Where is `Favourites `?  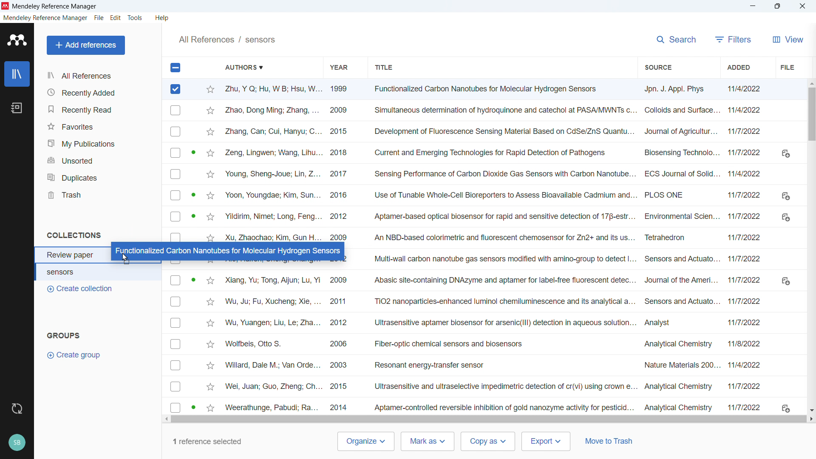
Favourites  is located at coordinates (99, 127).